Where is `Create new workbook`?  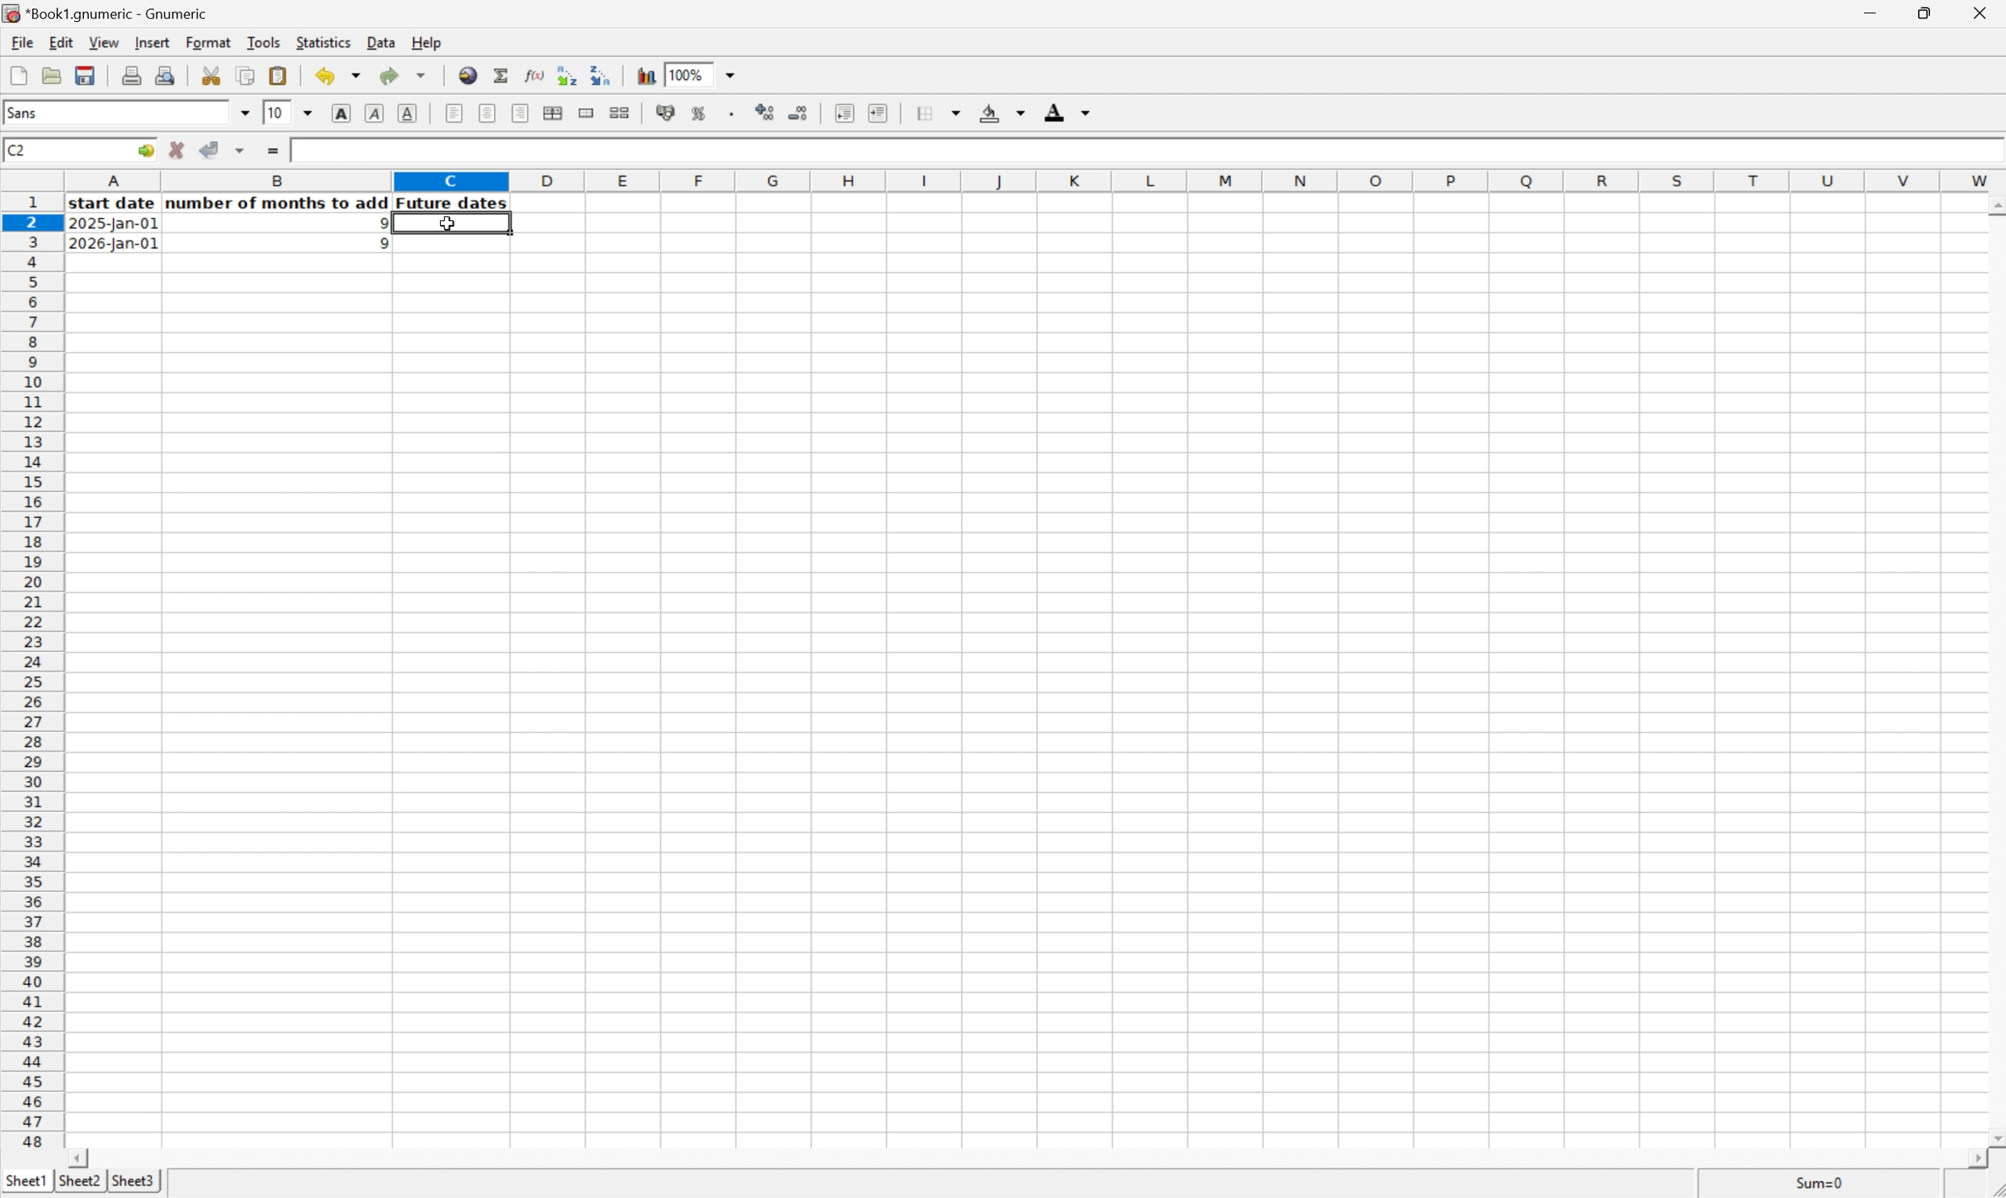
Create new workbook is located at coordinates (18, 75).